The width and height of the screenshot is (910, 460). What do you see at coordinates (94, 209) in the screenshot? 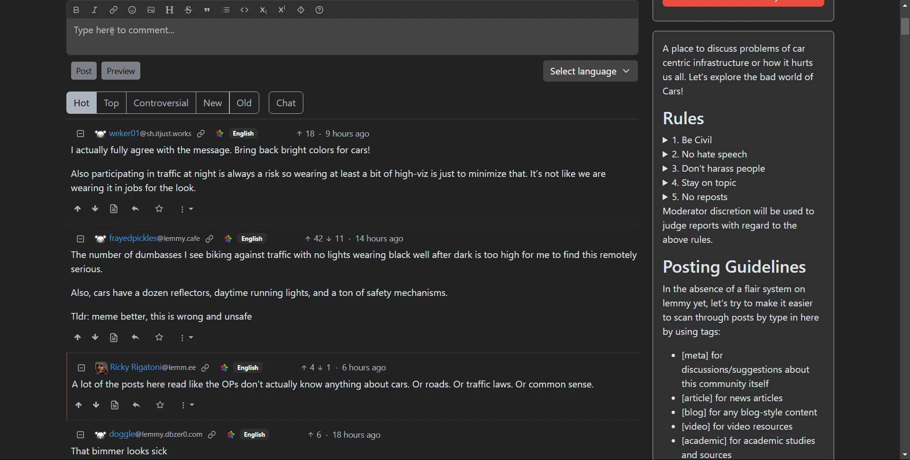
I see `downvote` at bounding box center [94, 209].